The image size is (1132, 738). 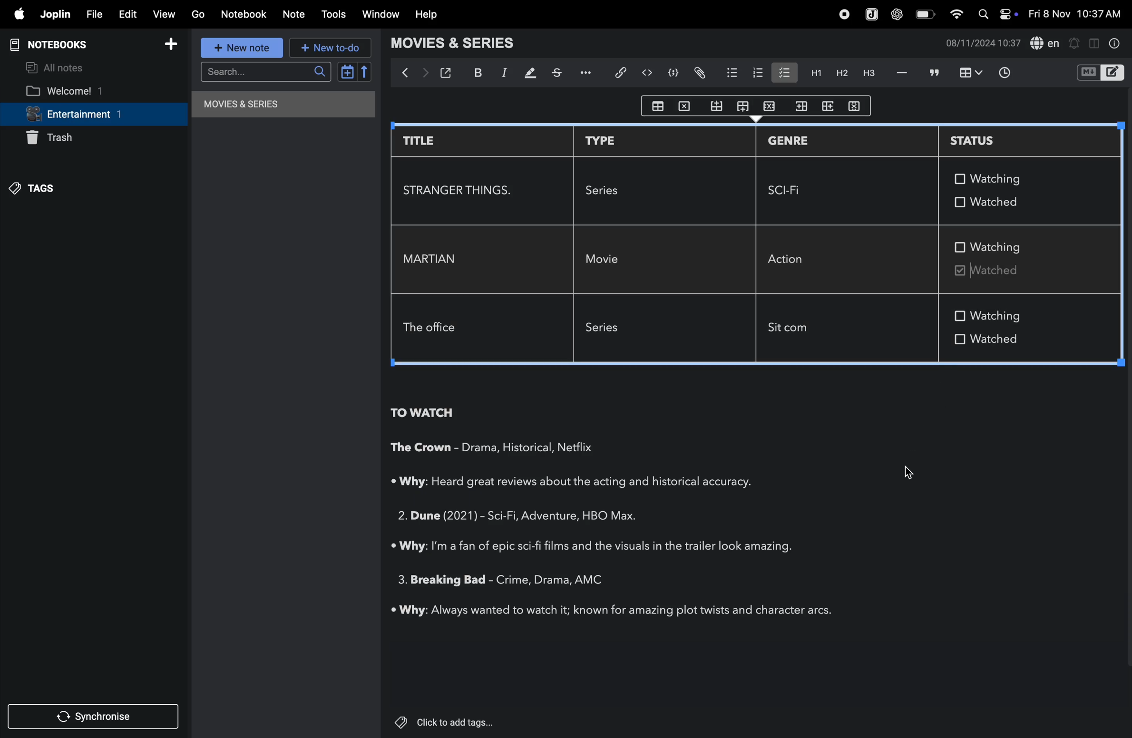 What do you see at coordinates (1000, 272) in the screenshot?
I see `watched` at bounding box center [1000, 272].